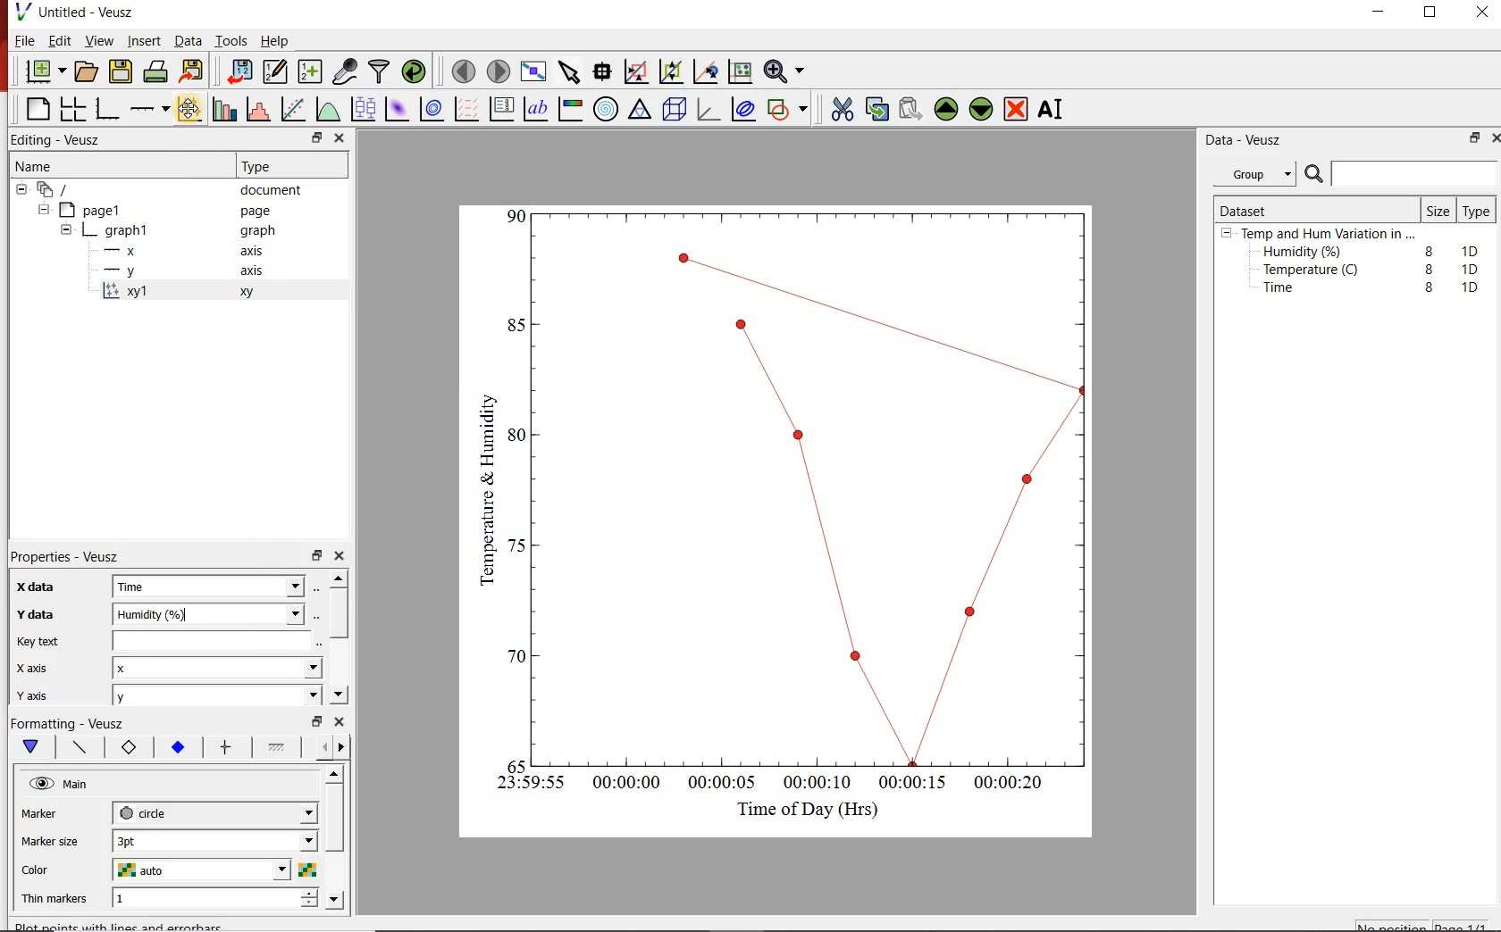 The image size is (1501, 932). Describe the element at coordinates (317, 614) in the screenshot. I see `Select using dataset browser` at that location.